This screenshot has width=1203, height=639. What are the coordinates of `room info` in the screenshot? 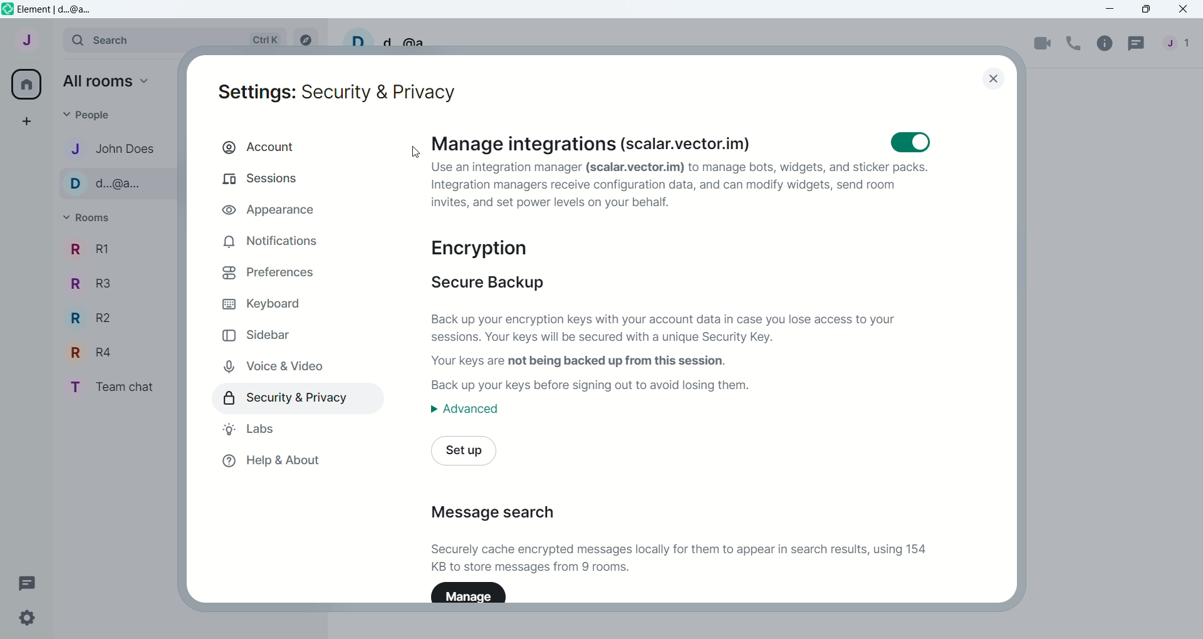 It's located at (1107, 44).